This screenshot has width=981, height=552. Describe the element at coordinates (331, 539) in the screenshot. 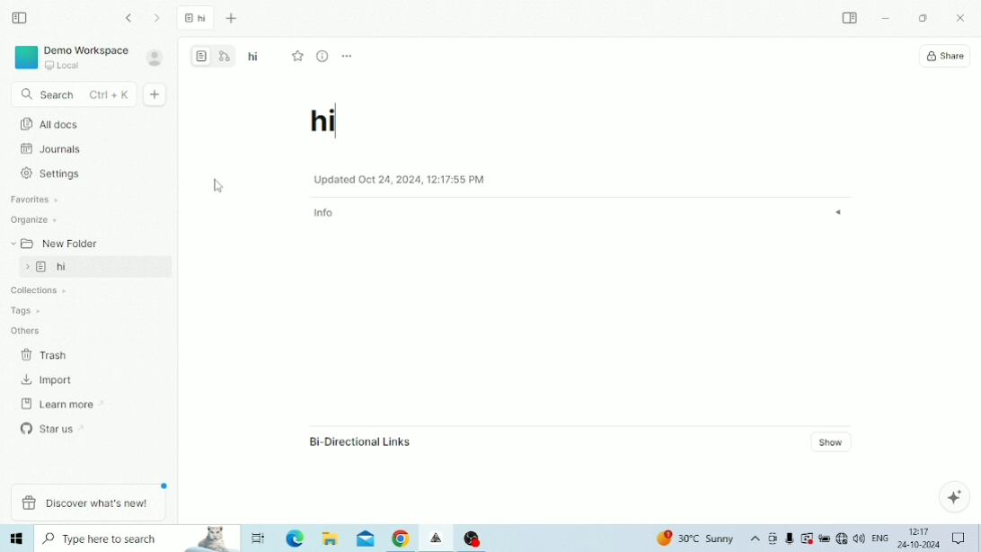

I see `File Explorer` at that location.